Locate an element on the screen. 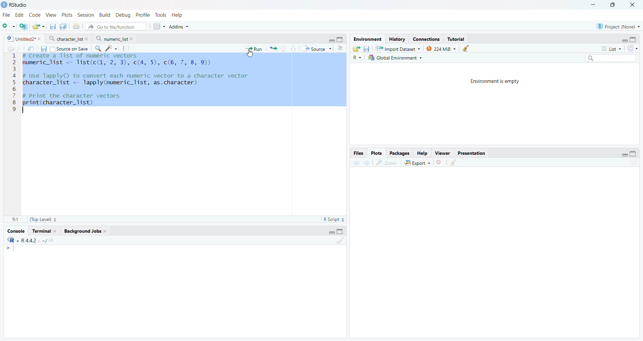  Source is located at coordinates (316, 49).